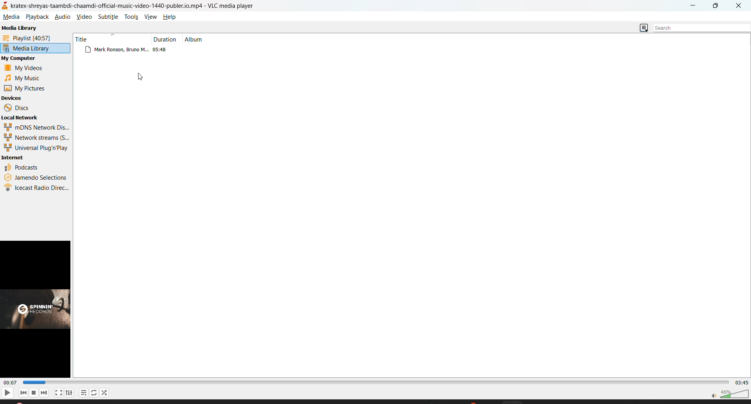 Image resolution: width=751 pixels, height=404 pixels. I want to click on video, so click(84, 16).